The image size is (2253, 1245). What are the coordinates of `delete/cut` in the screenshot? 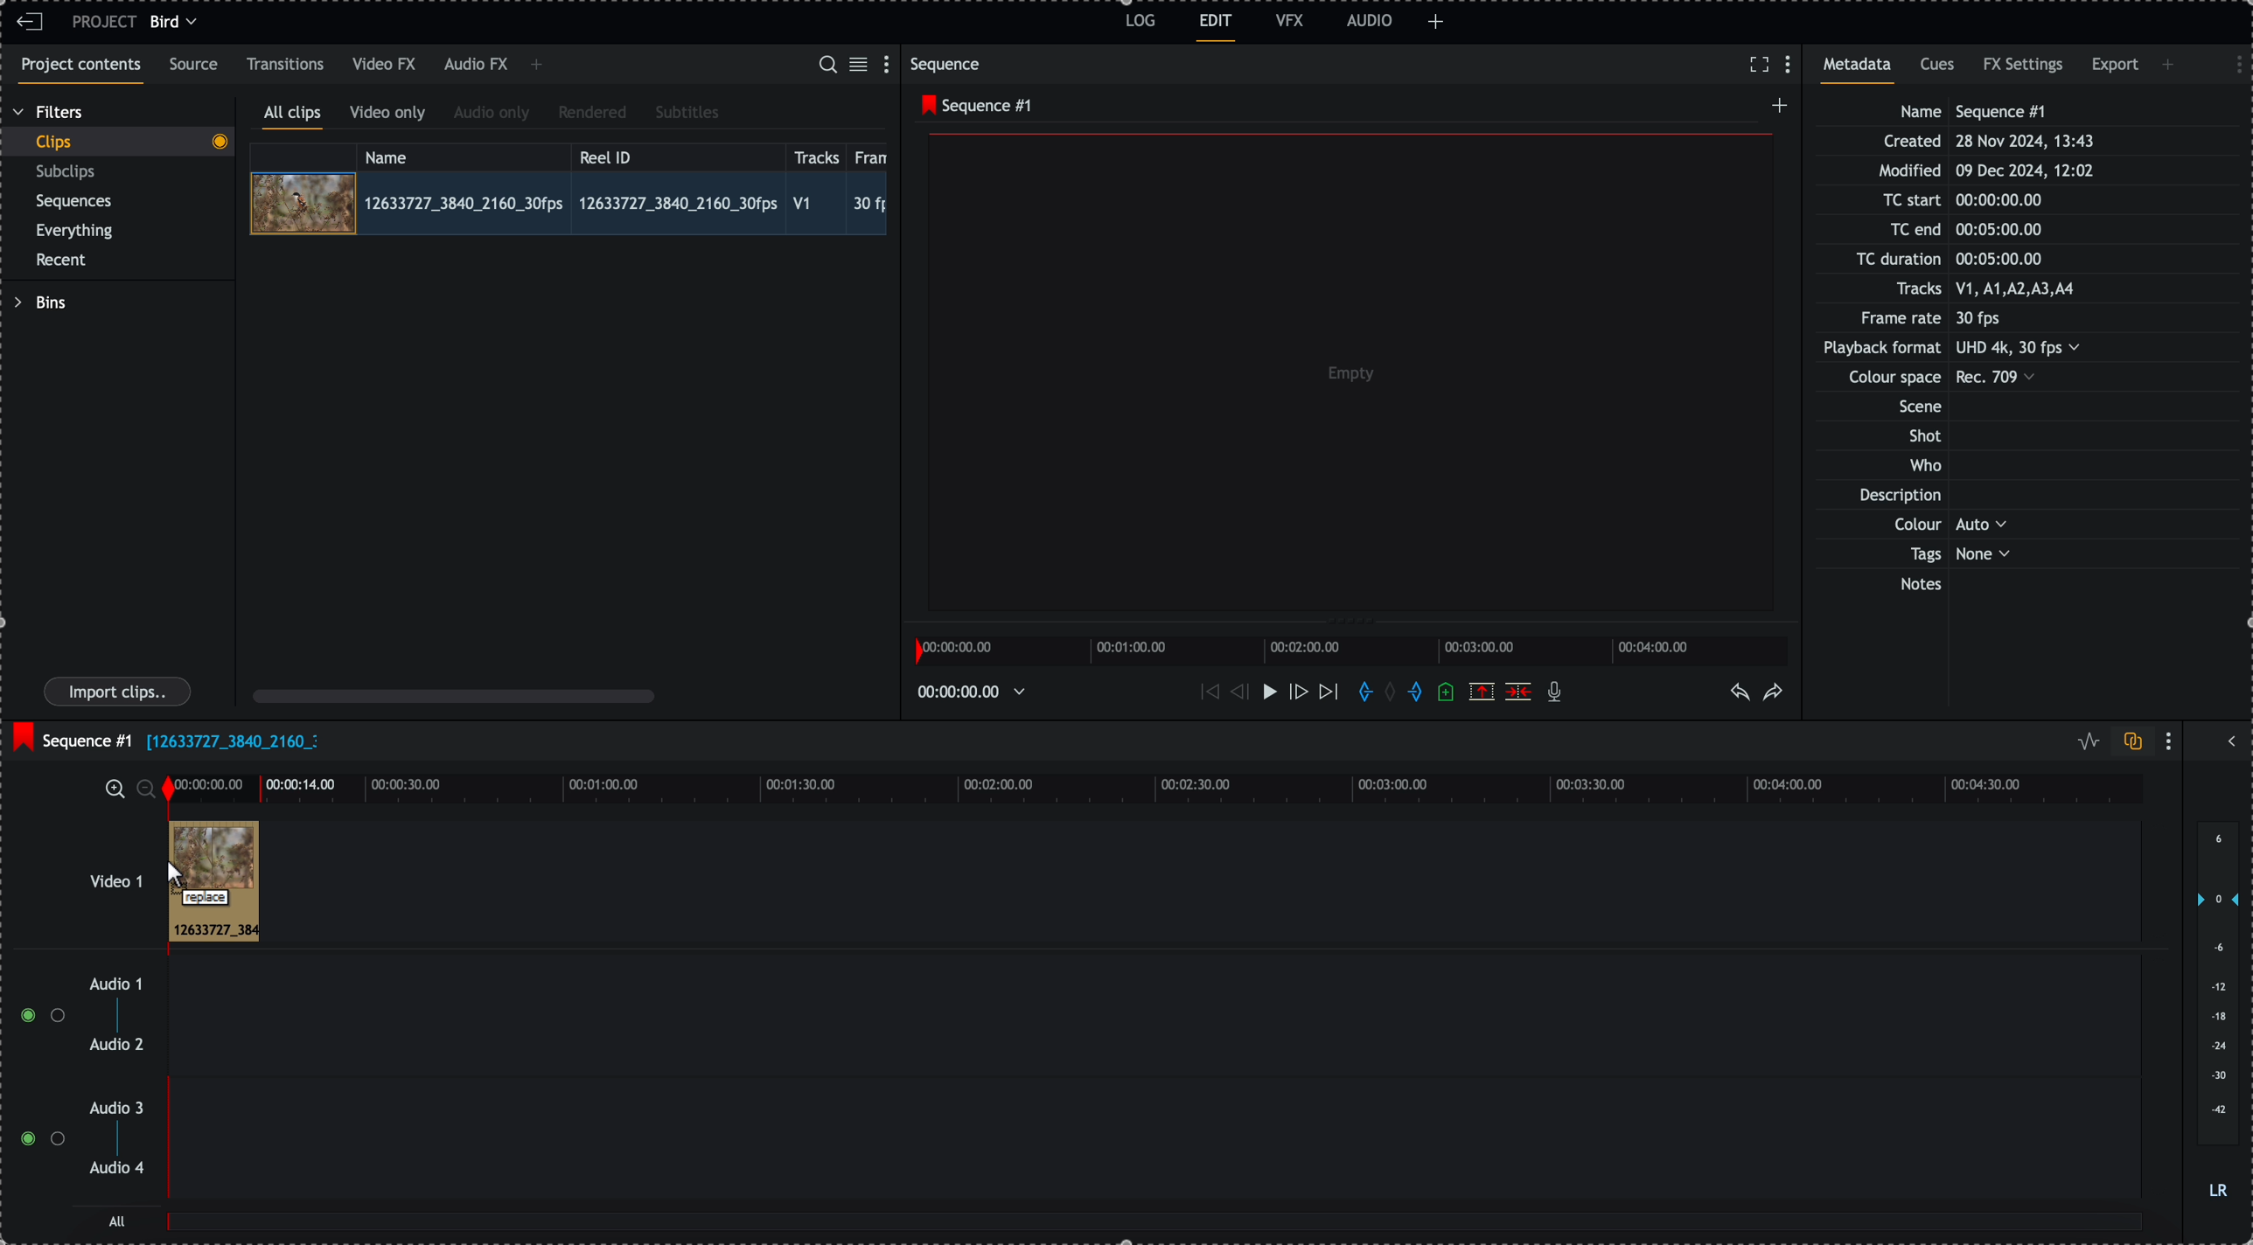 It's located at (1518, 692).